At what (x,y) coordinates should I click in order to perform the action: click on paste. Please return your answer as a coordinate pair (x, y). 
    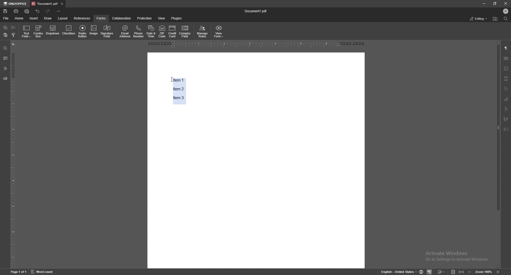
    Looking at the image, I should click on (5, 35).